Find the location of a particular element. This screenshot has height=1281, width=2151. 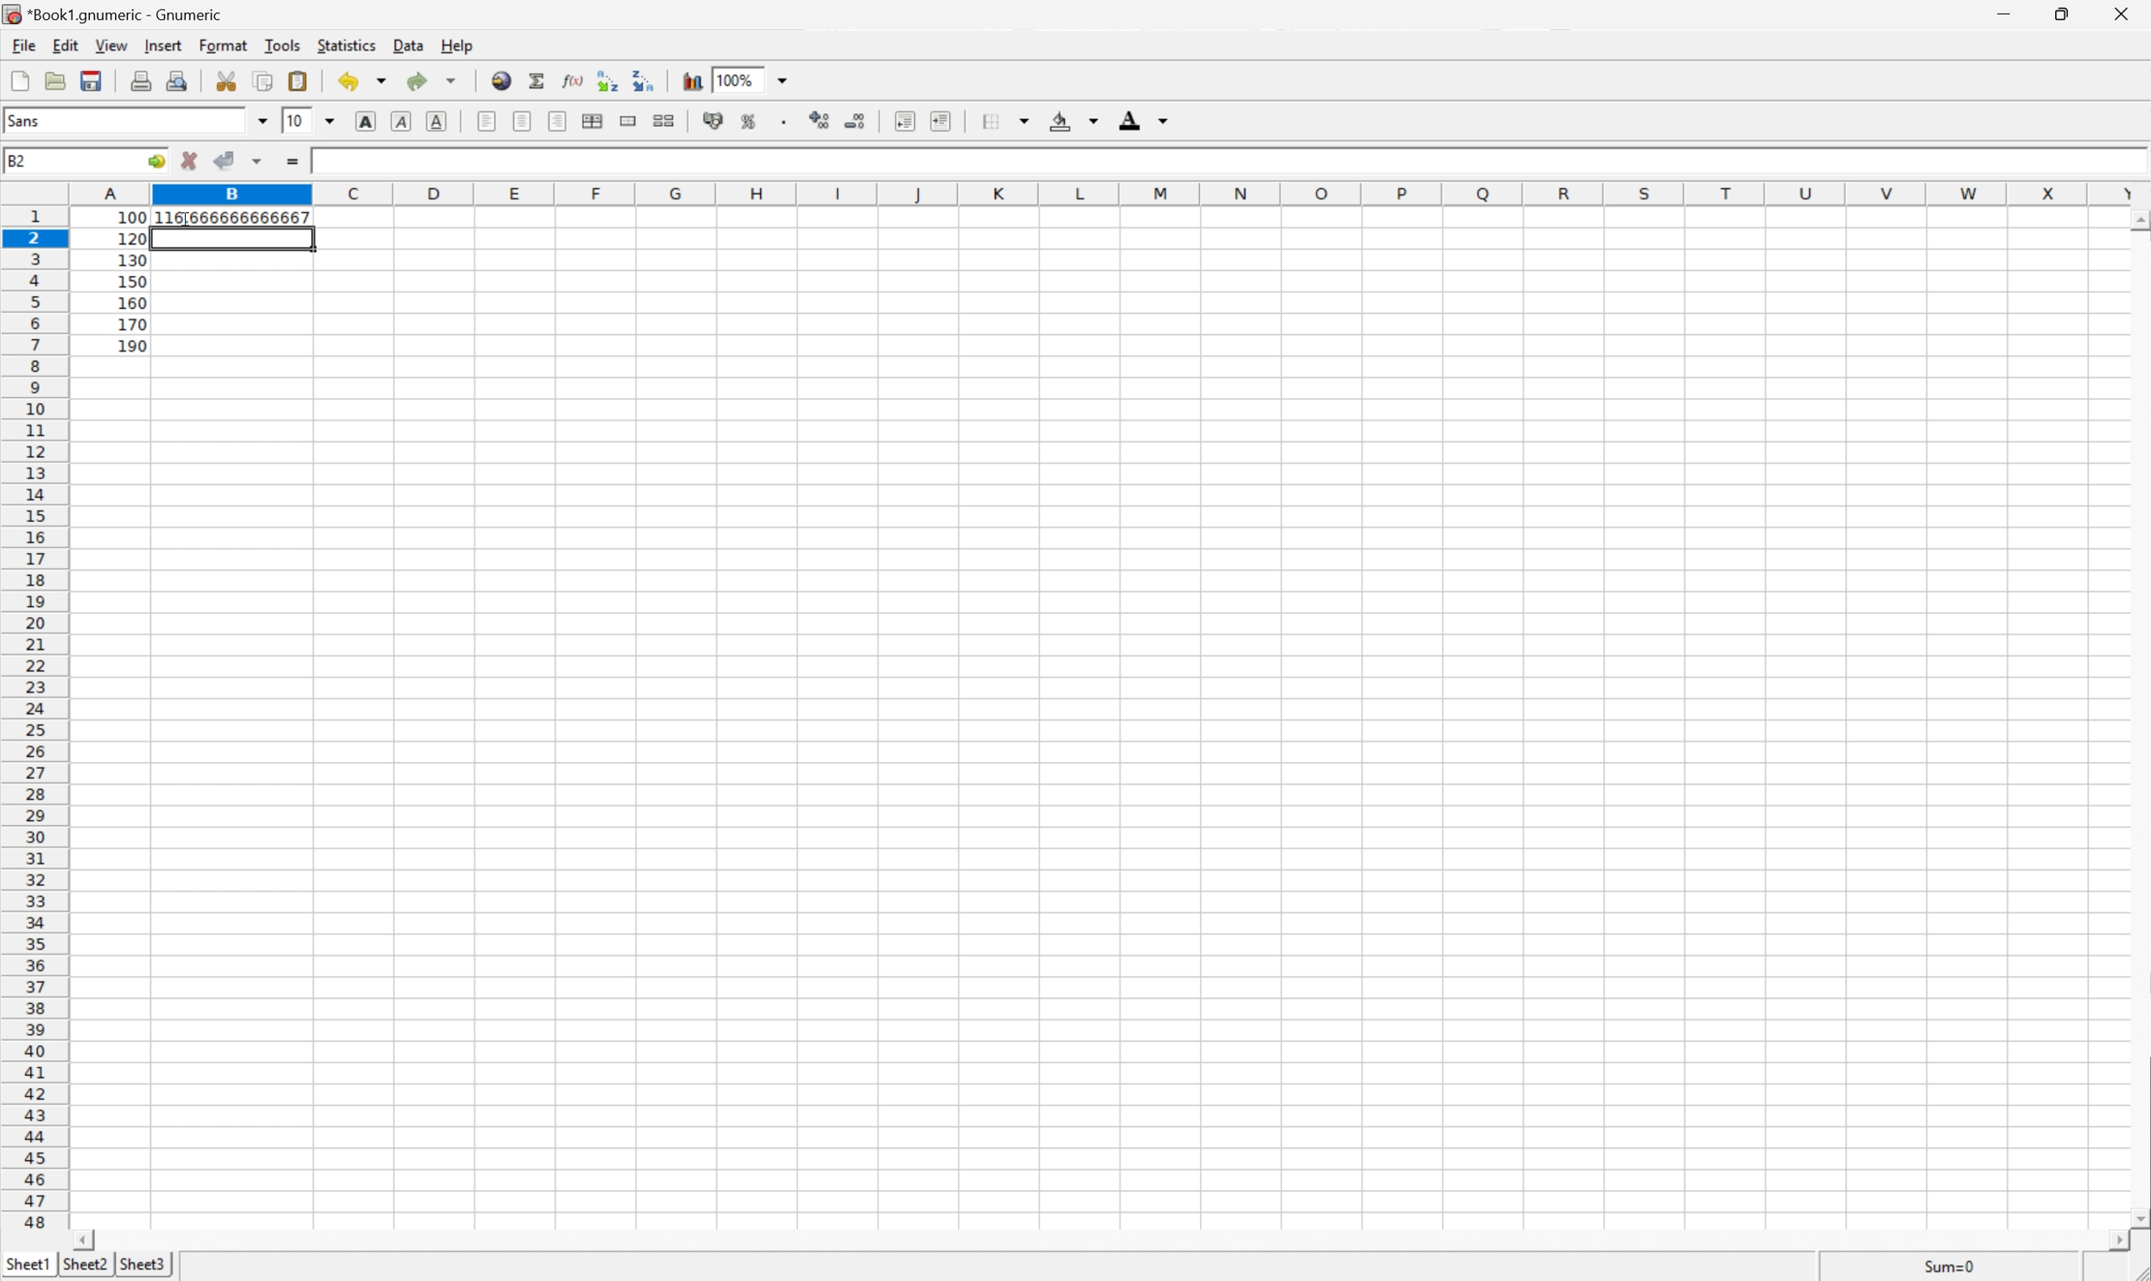

Row number is located at coordinates (34, 719).